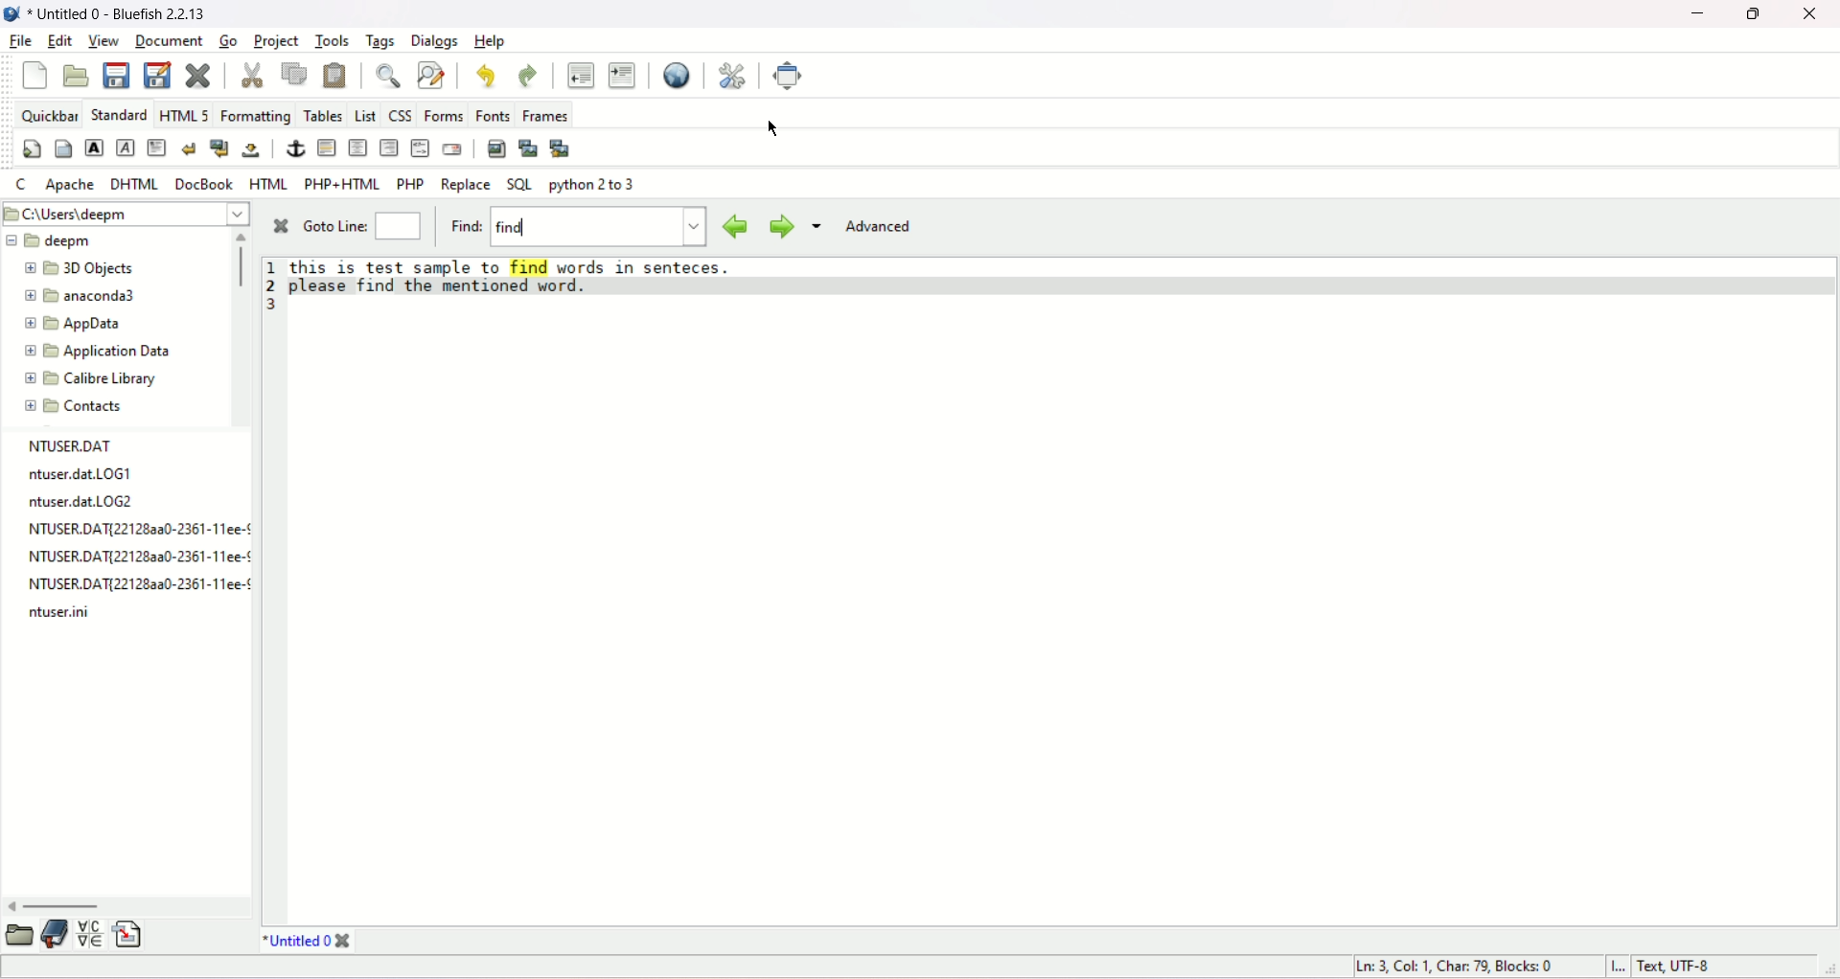  I want to click on open, so click(79, 78).